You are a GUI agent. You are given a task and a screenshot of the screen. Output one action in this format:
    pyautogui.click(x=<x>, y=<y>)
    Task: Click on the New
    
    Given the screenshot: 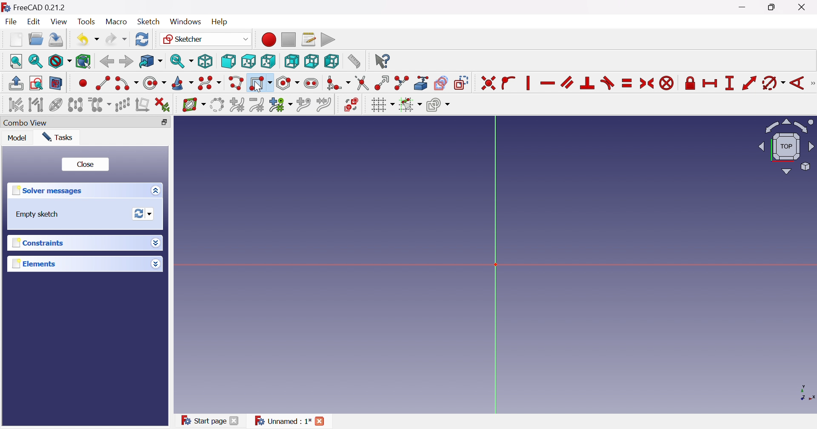 What is the action you would take?
    pyautogui.click(x=16, y=39)
    